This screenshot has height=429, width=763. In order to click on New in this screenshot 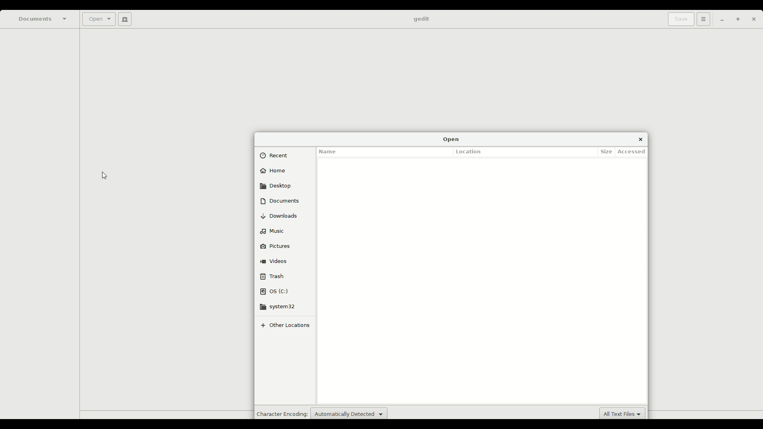, I will do `click(123, 19)`.